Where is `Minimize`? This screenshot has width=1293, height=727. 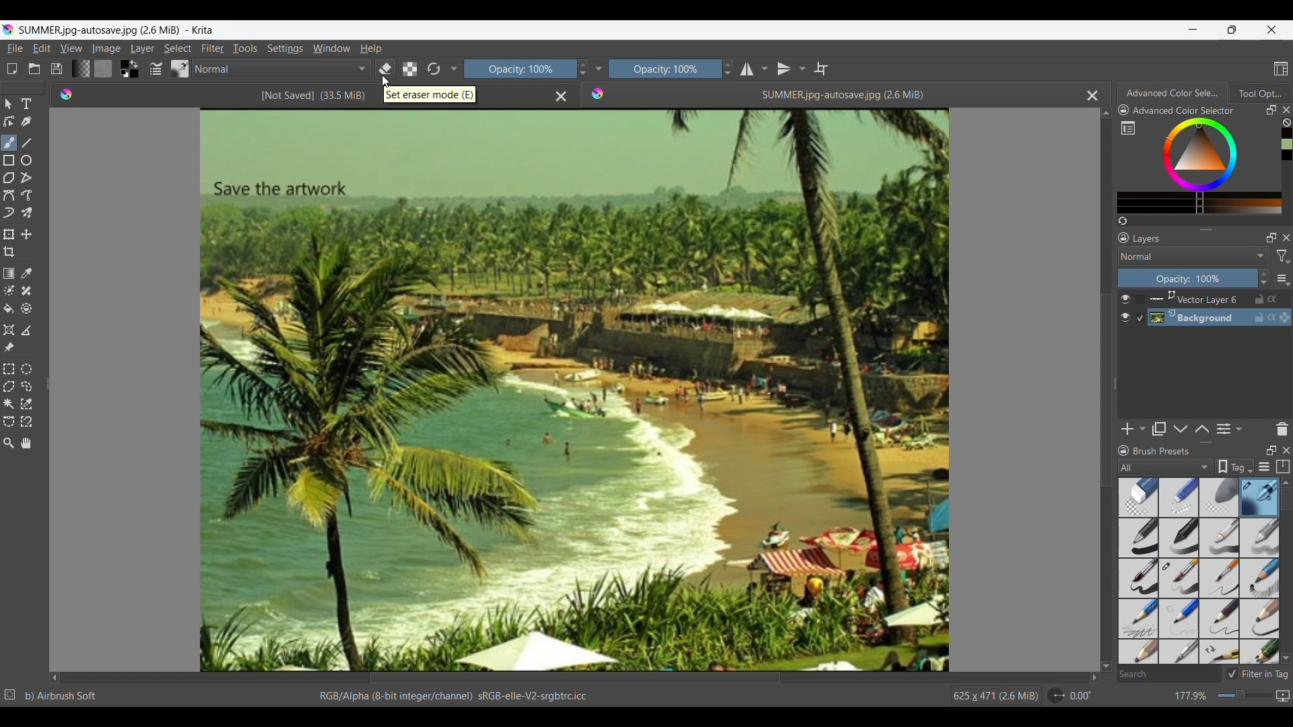
Minimize is located at coordinates (1193, 30).